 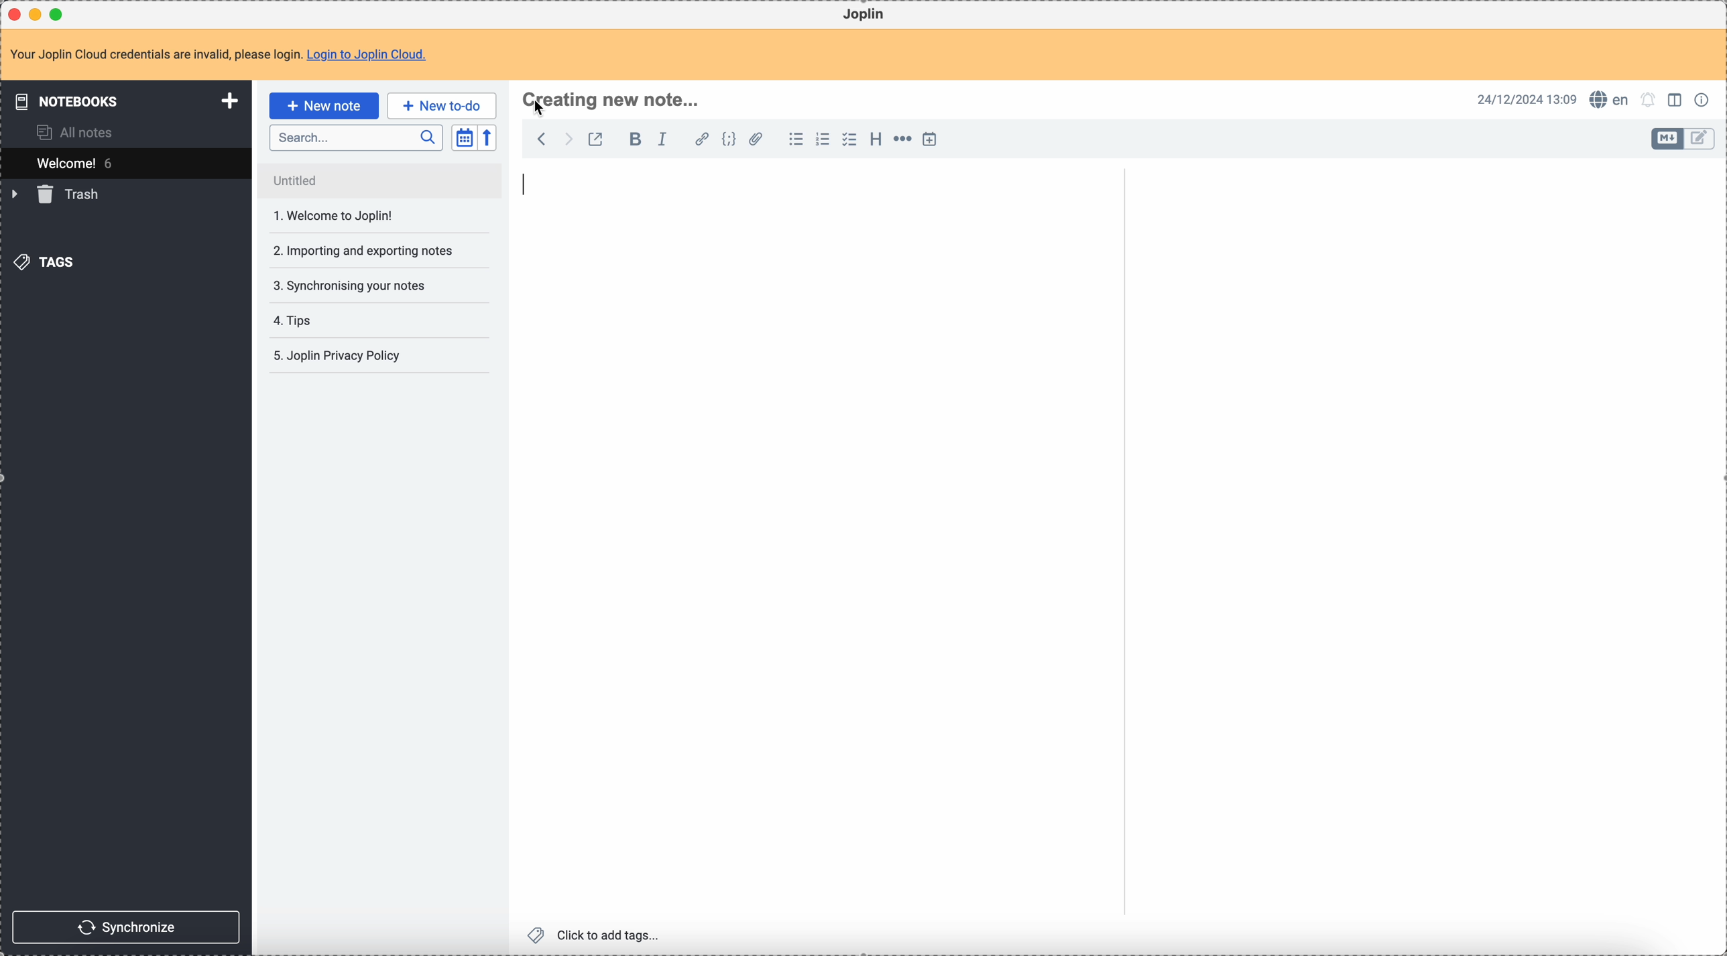 I want to click on code, so click(x=729, y=140).